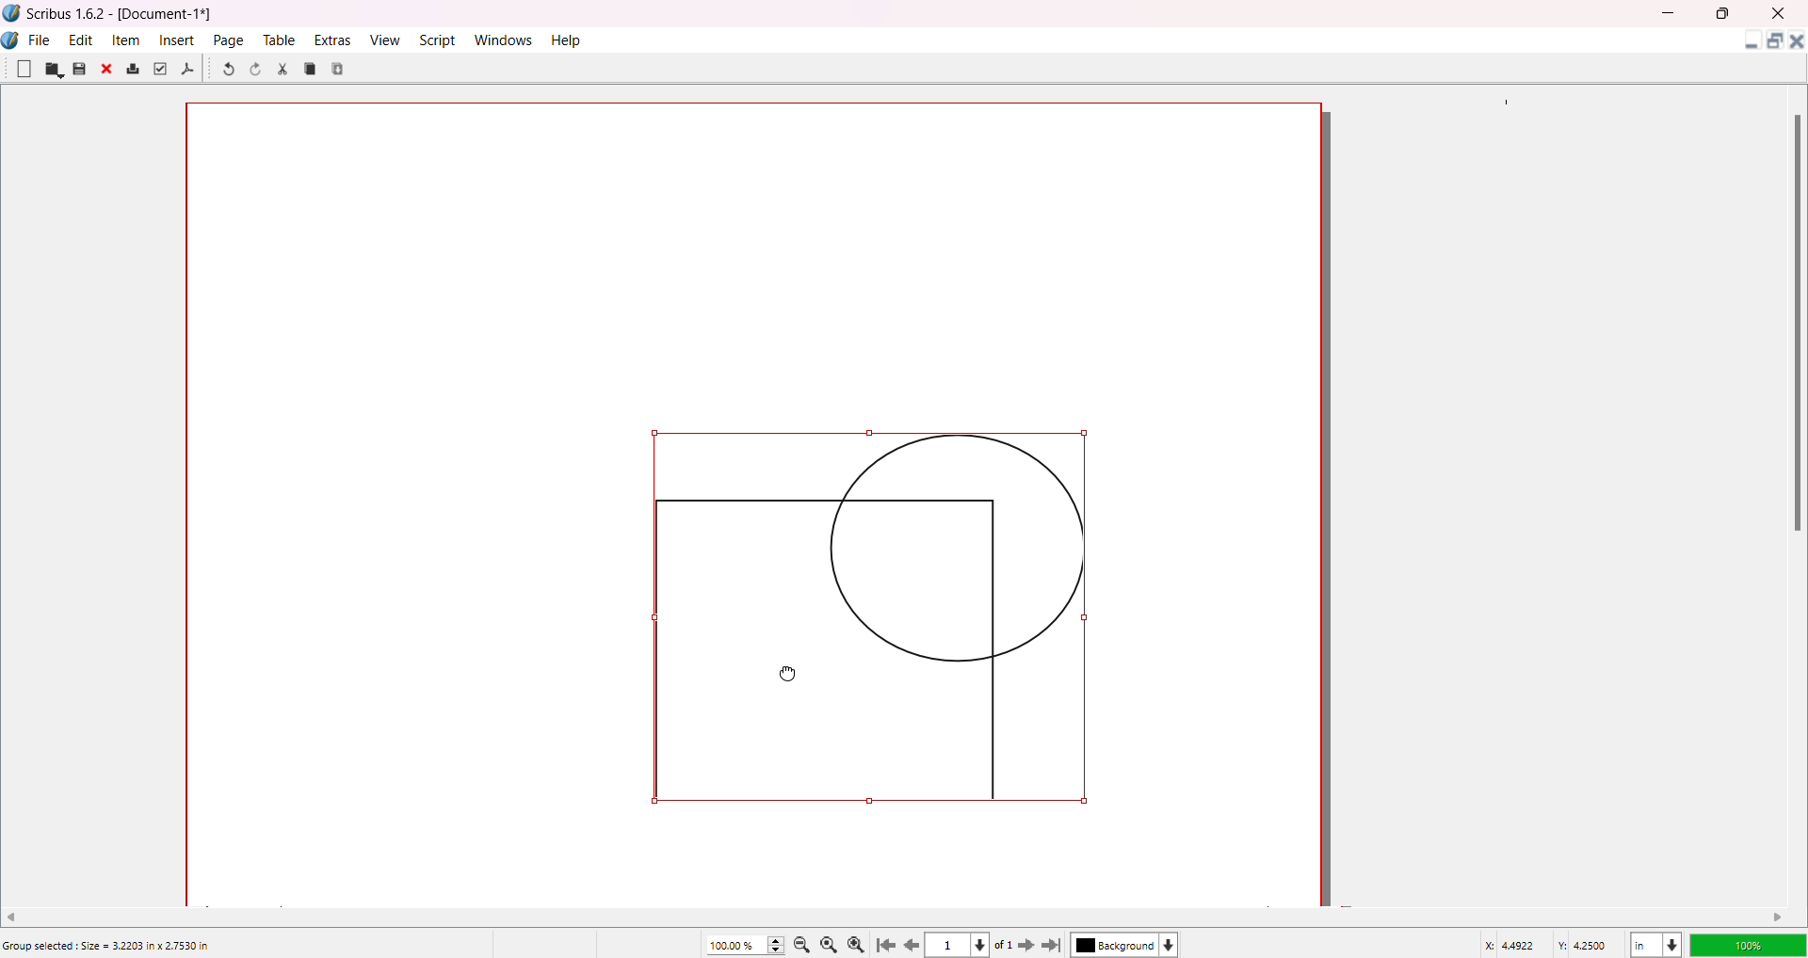  What do you see at coordinates (259, 72) in the screenshot?
I see `Redo` at bounding box center [259, 72].